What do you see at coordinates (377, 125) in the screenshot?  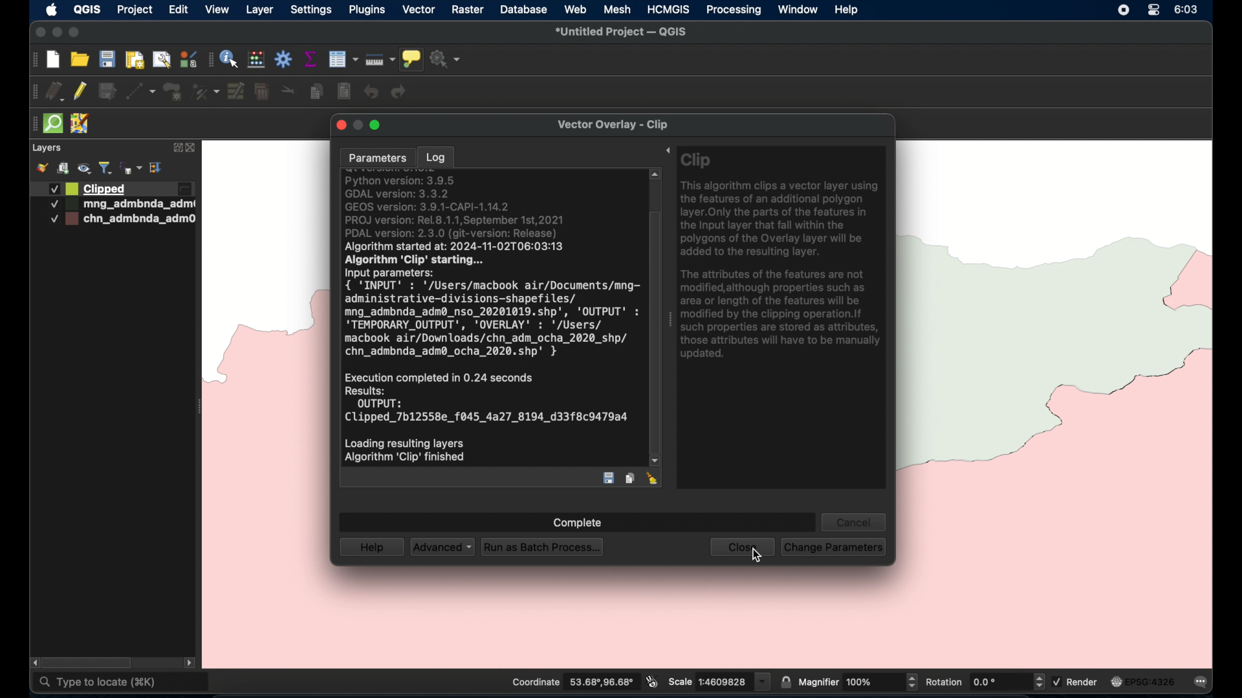 I see `maximize` at bounding box center [377, 125].